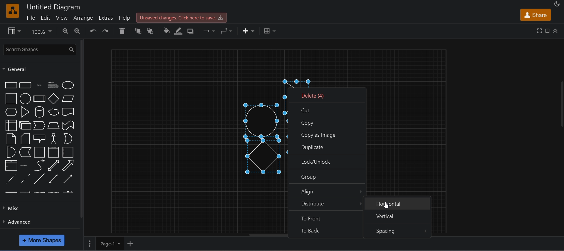  I want to click on share, so click(535, 15).